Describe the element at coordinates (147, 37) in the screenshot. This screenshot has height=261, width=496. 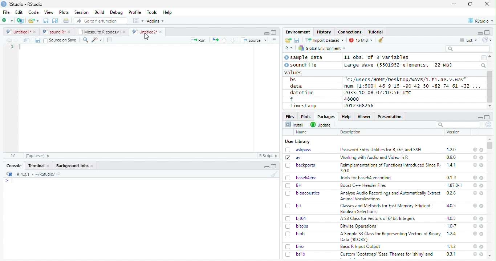
I see `cursor` at that location.